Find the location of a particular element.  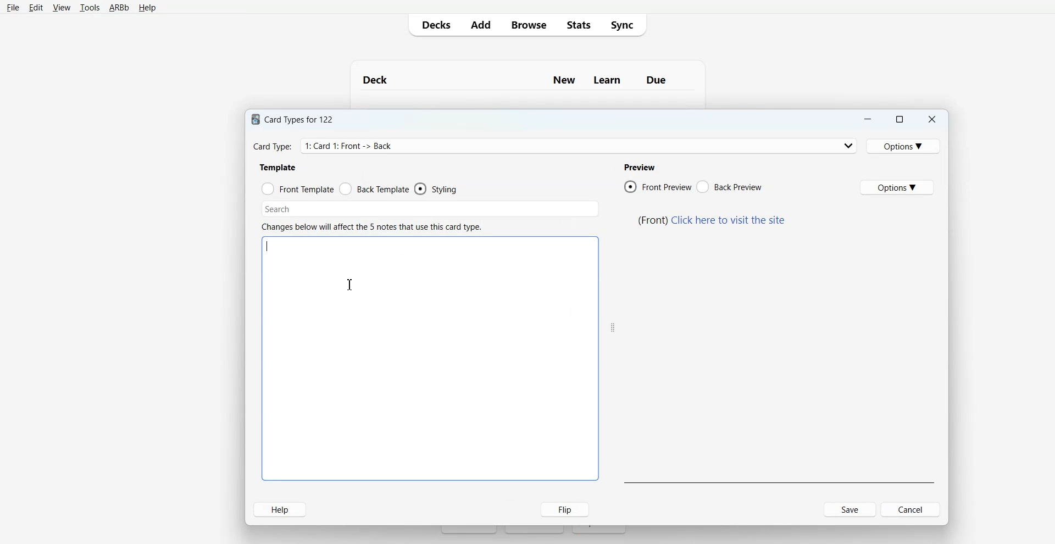

Front Preview is located at coordinates (658, 186).